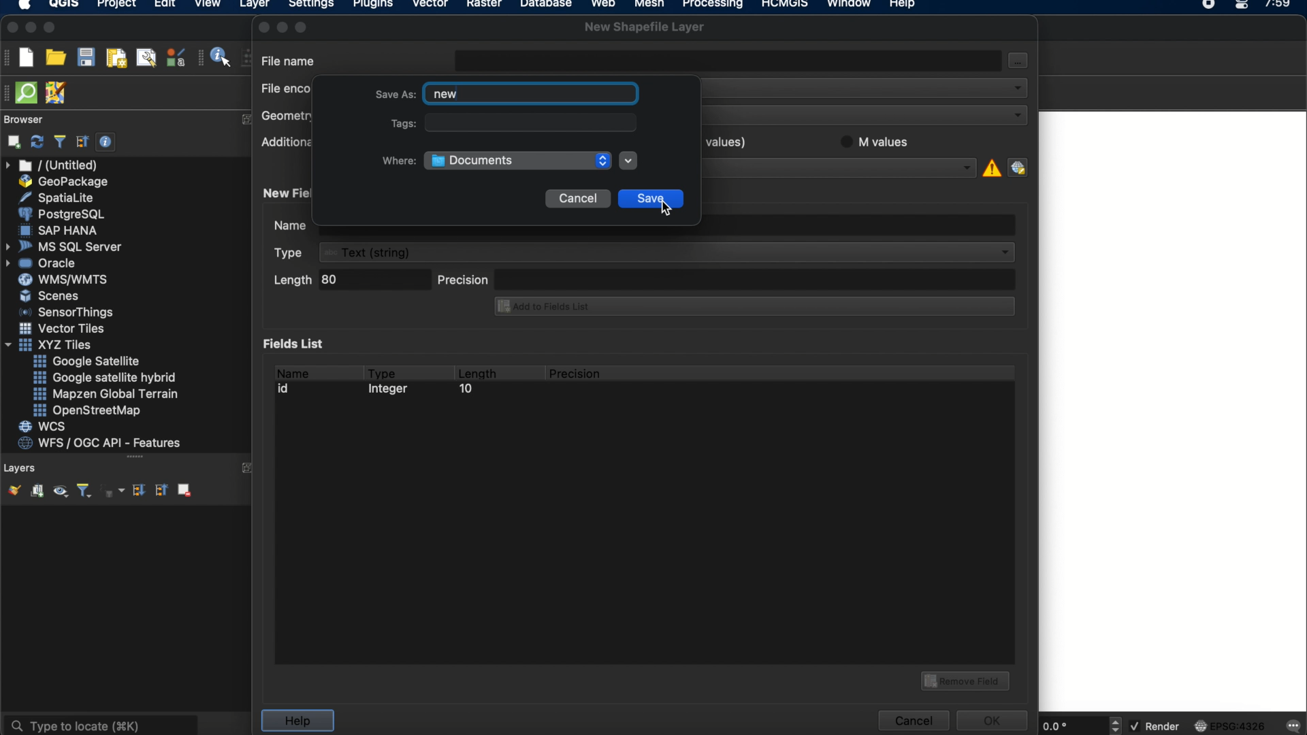 This screenshot has width=1307, height=735. What do you see at coordinates (577, 199) in the screenshot?
I see `cancel` at bounding box center [577, 199].